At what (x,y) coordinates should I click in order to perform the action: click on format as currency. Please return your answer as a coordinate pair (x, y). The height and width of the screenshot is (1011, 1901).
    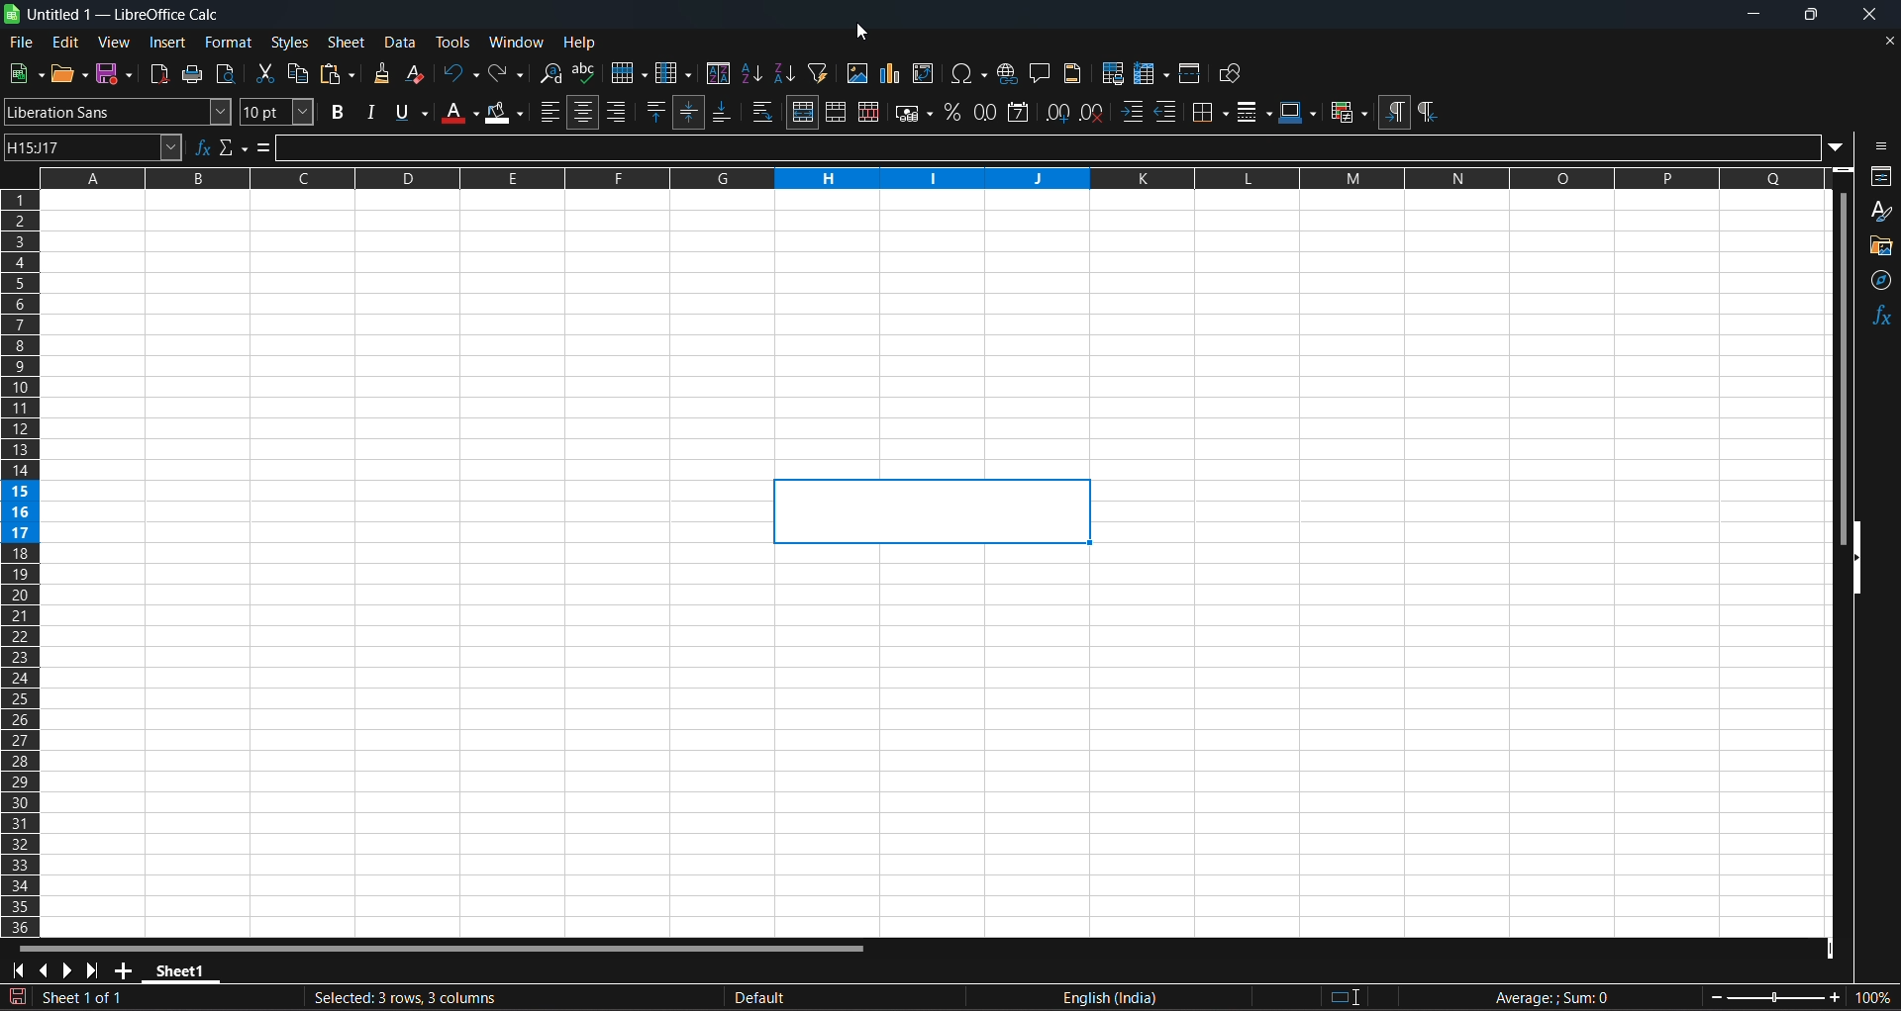
    Looking at the image, I should click on (916, 113).